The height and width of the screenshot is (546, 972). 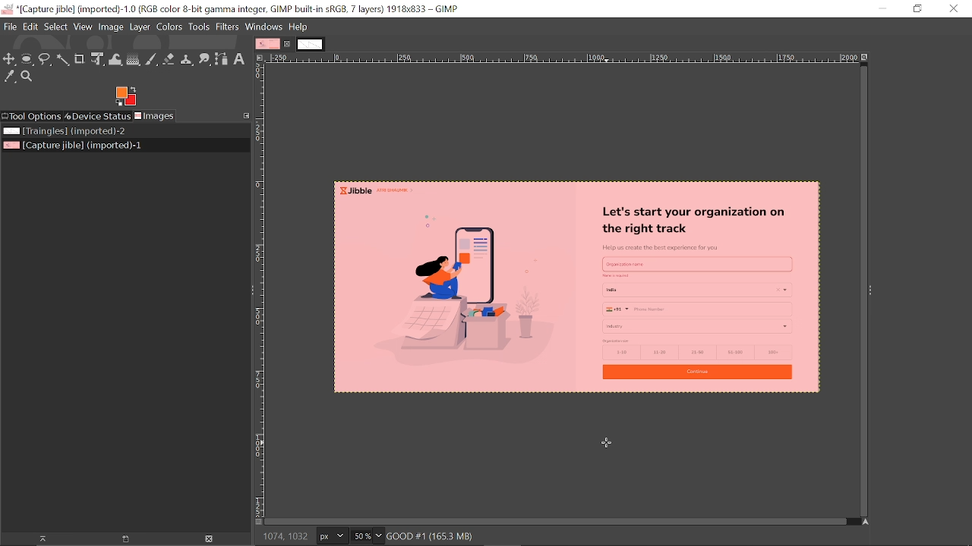 What do you see at coordinates (298, 27) in the screenshot?
I see `` at bounding box center [298, 27].